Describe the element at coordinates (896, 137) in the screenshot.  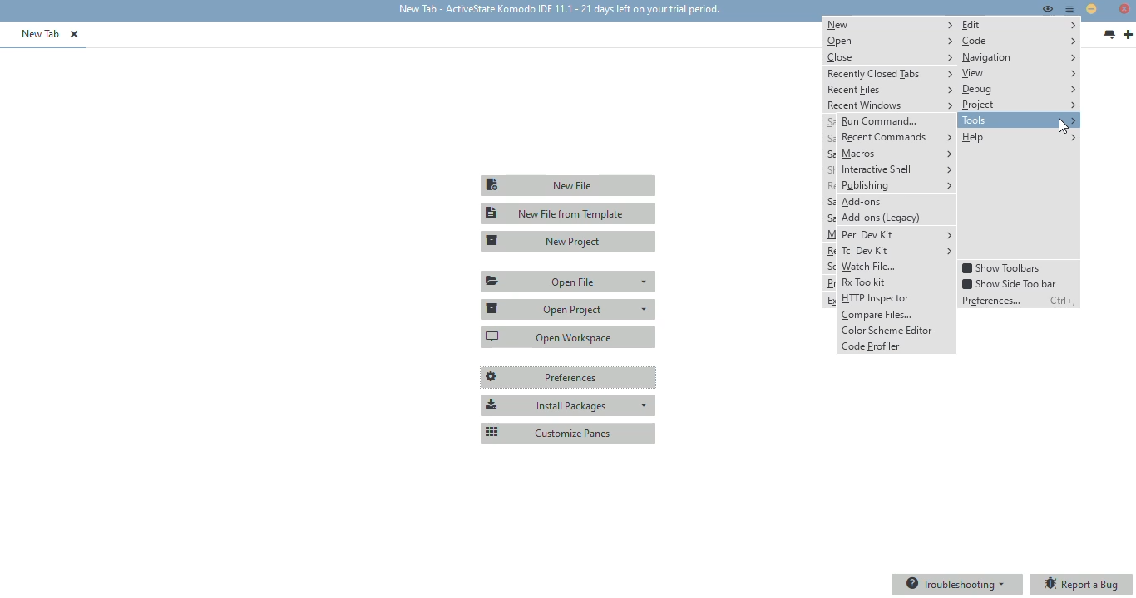
I see `Recent Commands` at that location.